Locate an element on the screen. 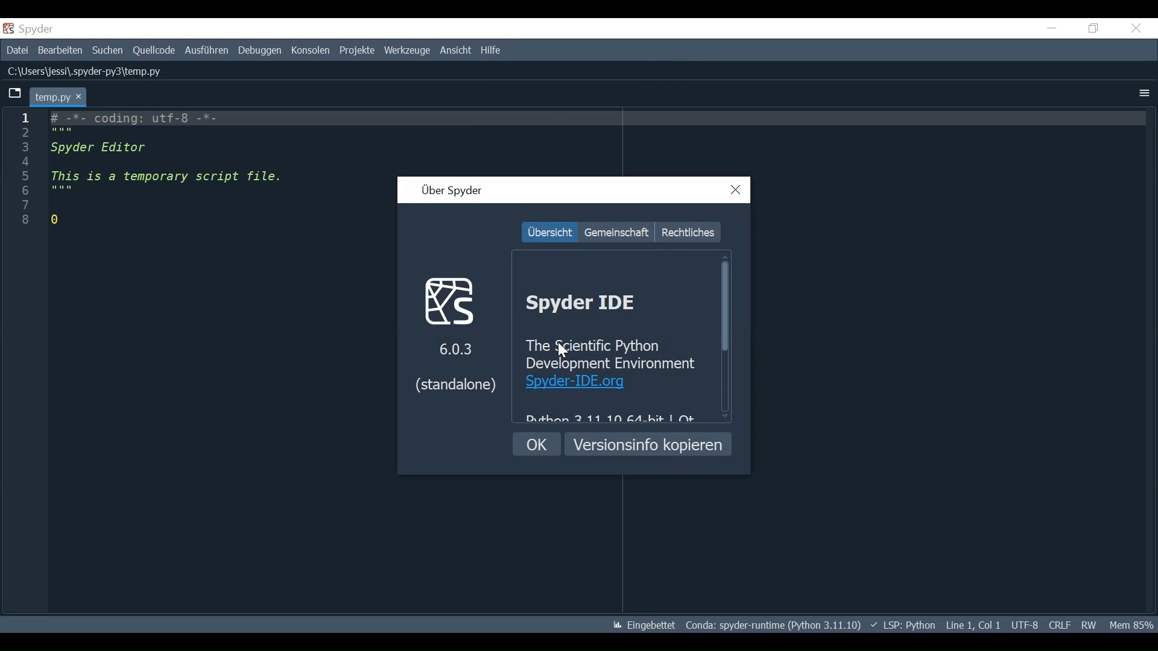  File is located at coordinates (16, 49).